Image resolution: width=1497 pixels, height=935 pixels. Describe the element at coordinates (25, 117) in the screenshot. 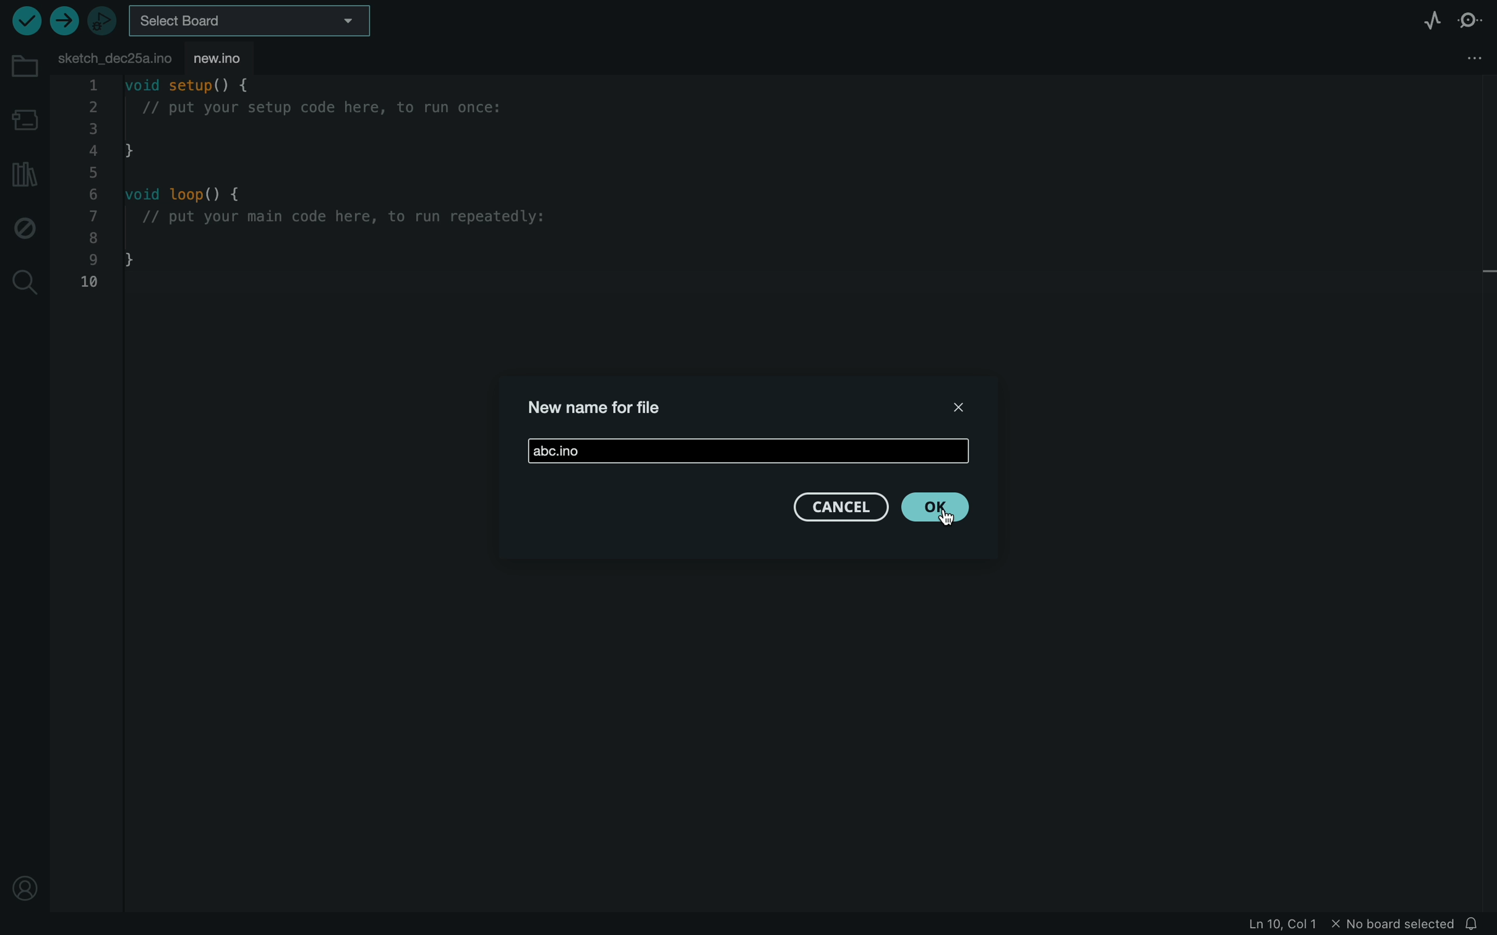

I see `board manager` at that location.